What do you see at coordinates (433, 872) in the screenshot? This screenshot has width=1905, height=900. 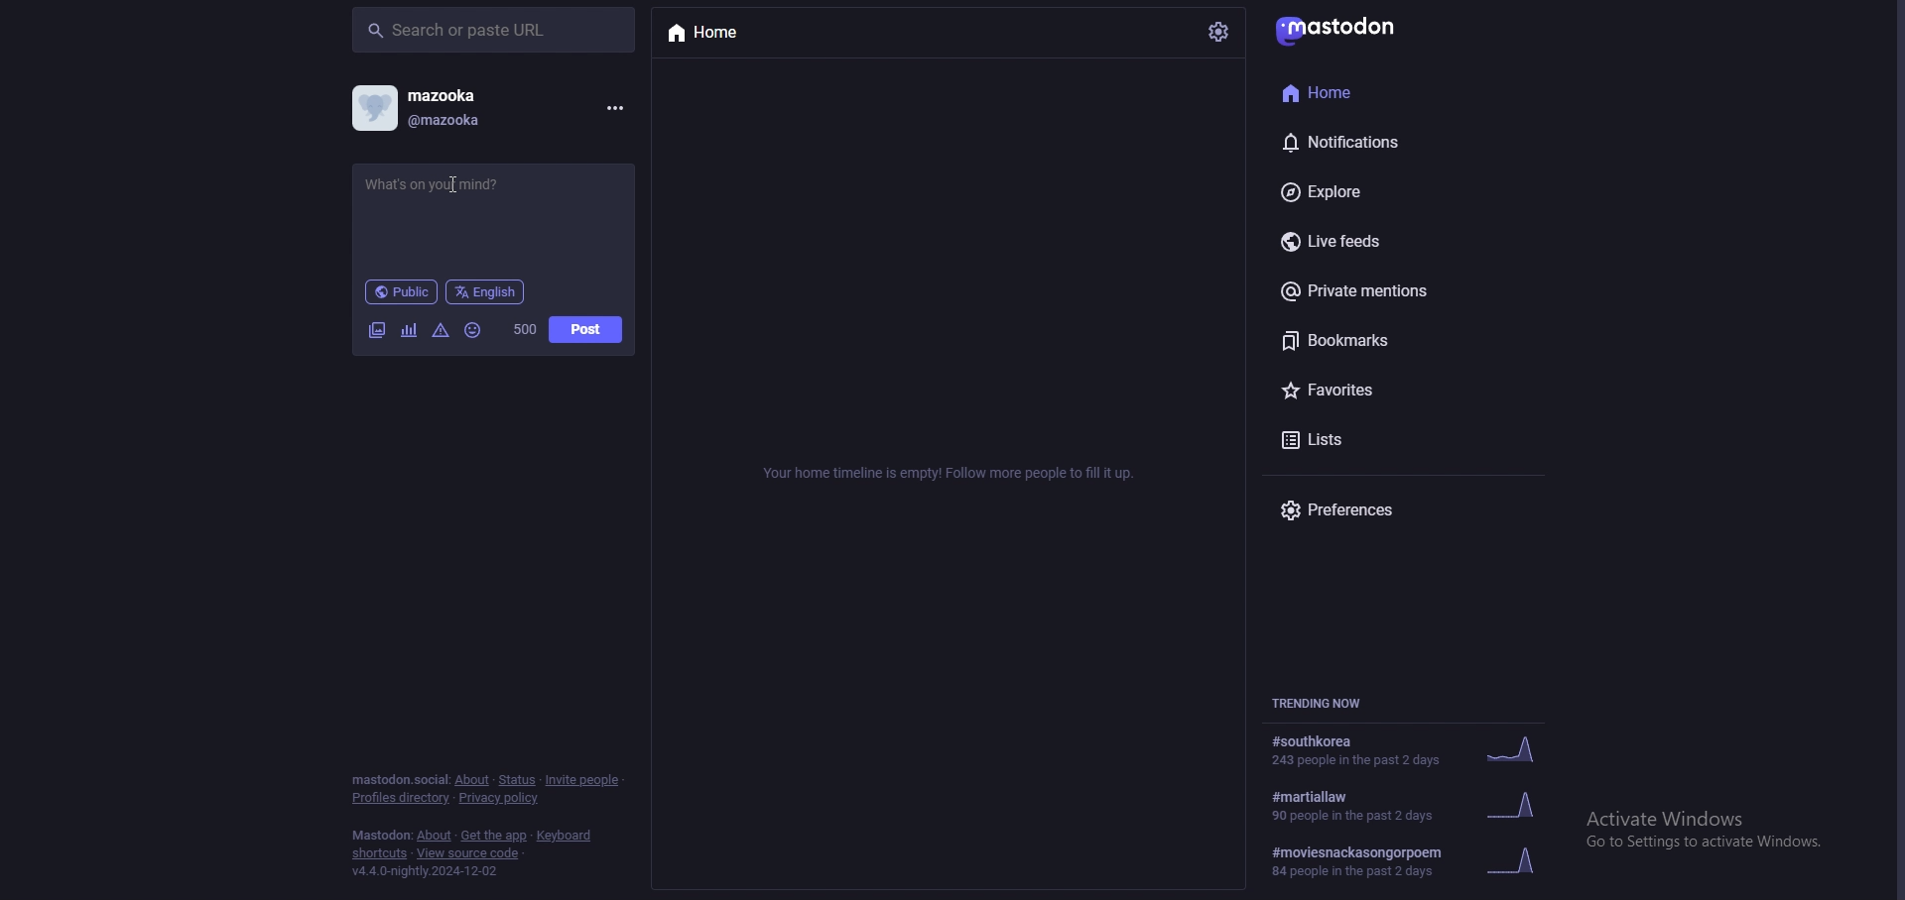 I see `version` at bounding box center [433, 872].